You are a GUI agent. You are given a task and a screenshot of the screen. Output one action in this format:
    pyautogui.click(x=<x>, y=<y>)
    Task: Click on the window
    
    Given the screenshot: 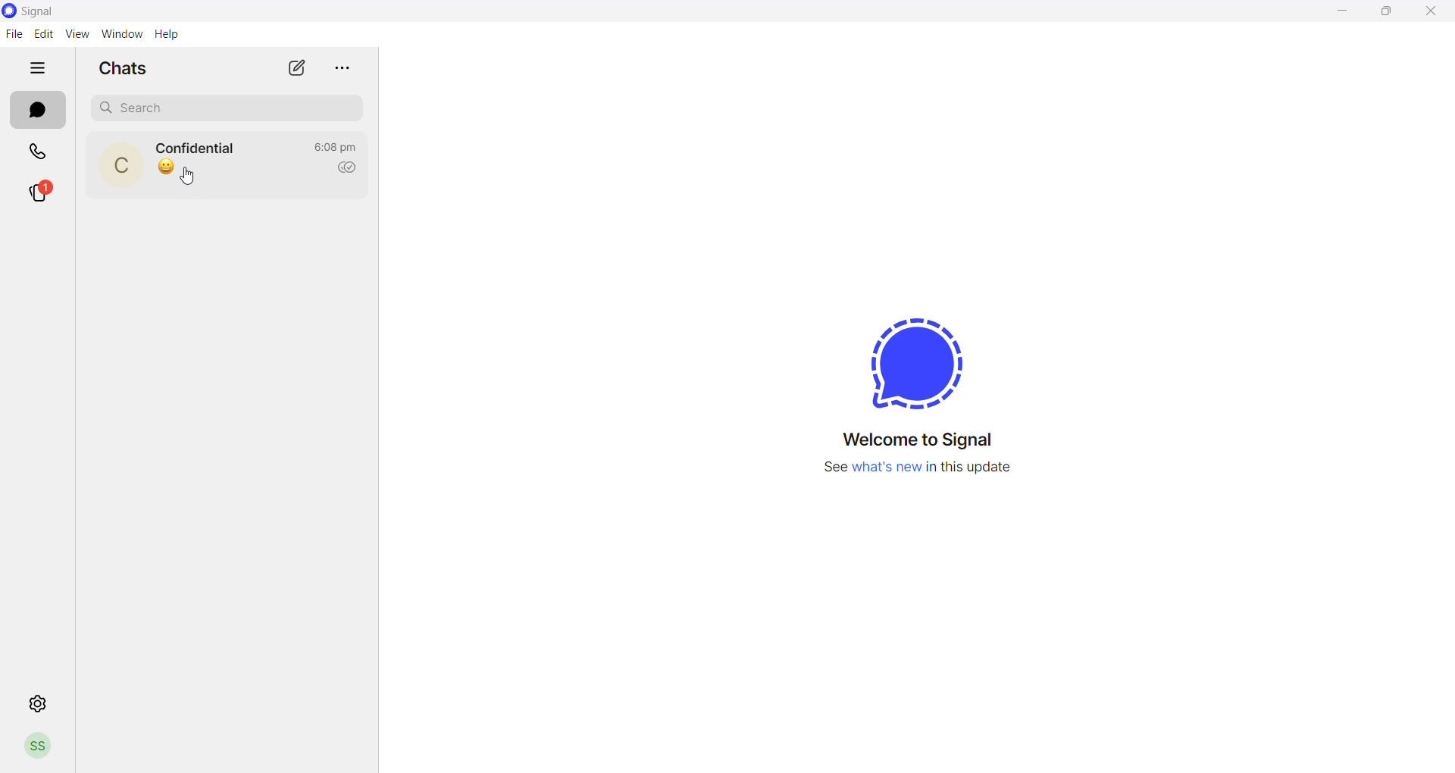 What is the action you would take?
    pyautogui.click(x=124, y=34)
    